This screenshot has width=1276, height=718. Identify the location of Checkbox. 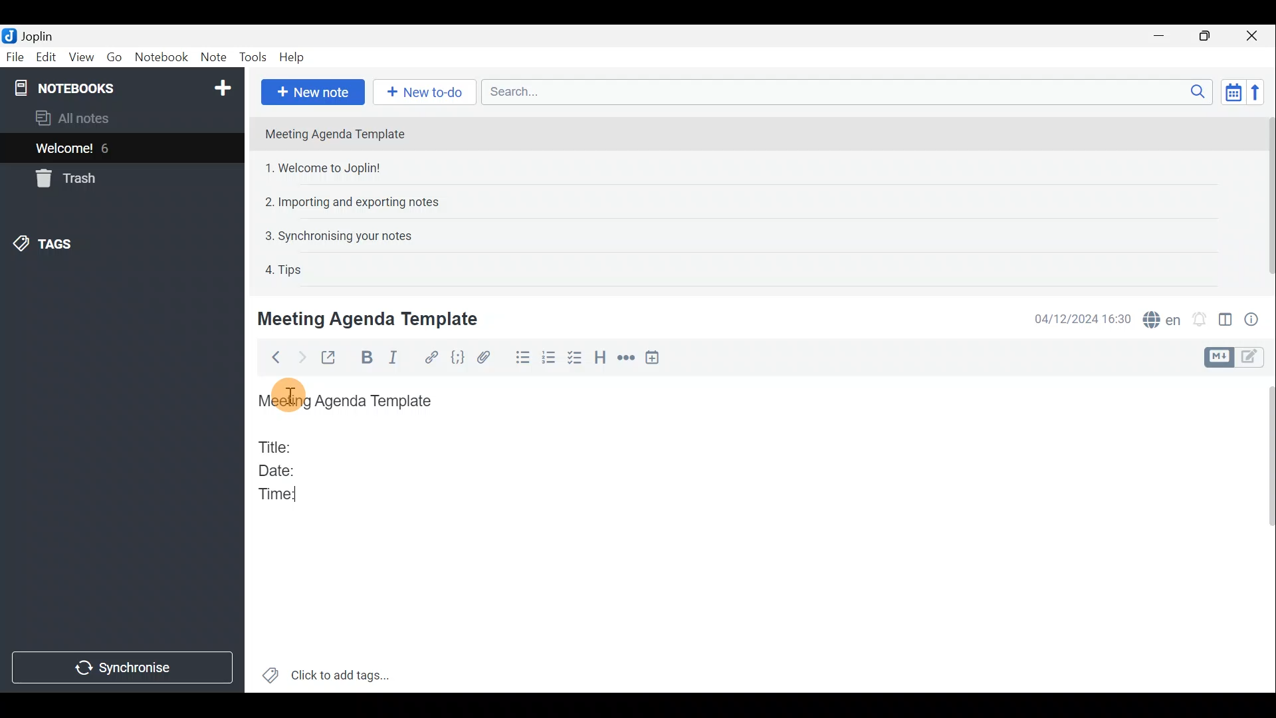
(573, 358).